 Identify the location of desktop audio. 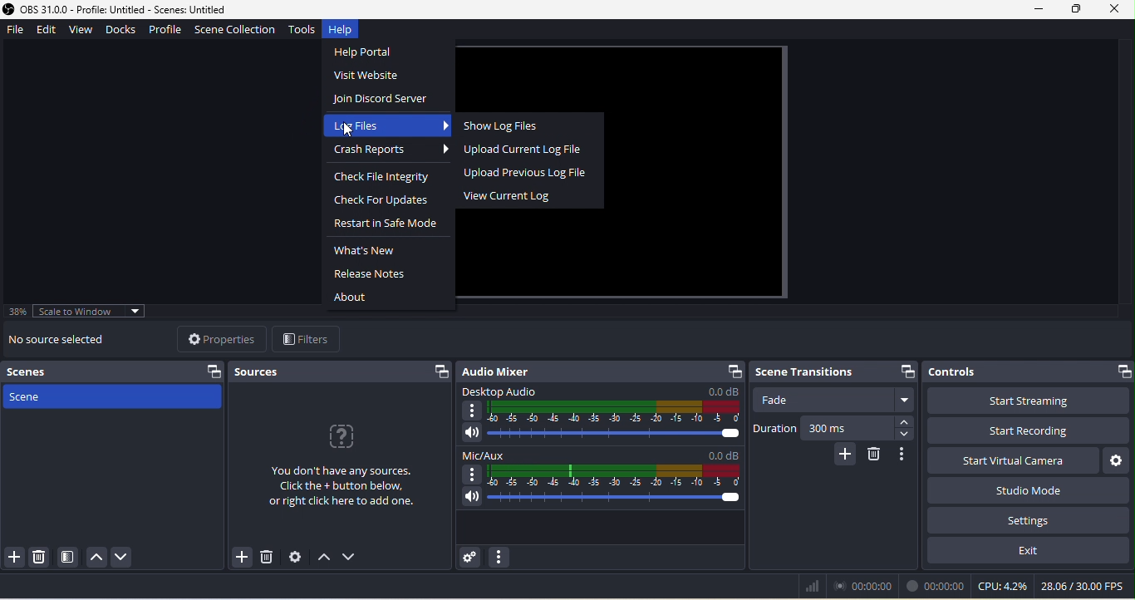
(597, 405).